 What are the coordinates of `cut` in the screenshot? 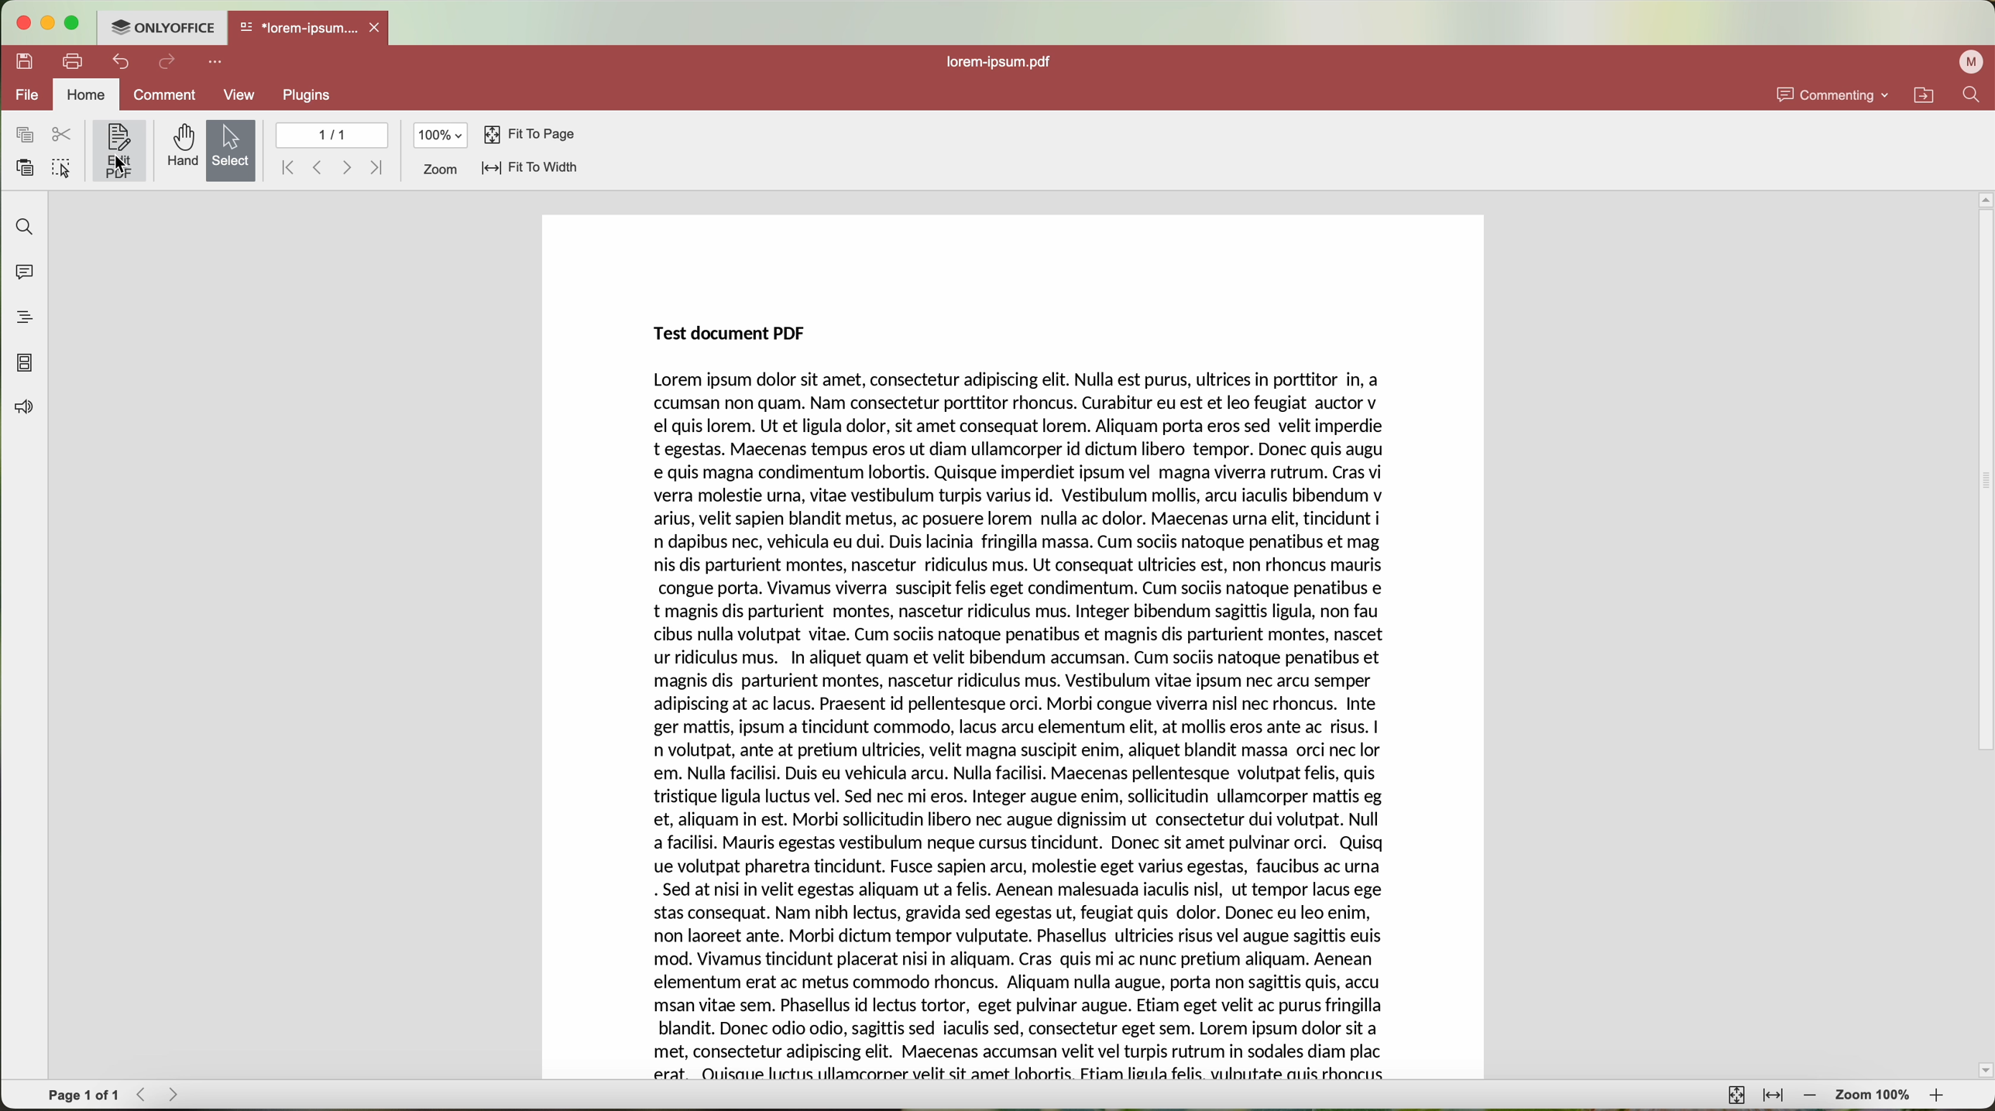 It's located at (60, 133).